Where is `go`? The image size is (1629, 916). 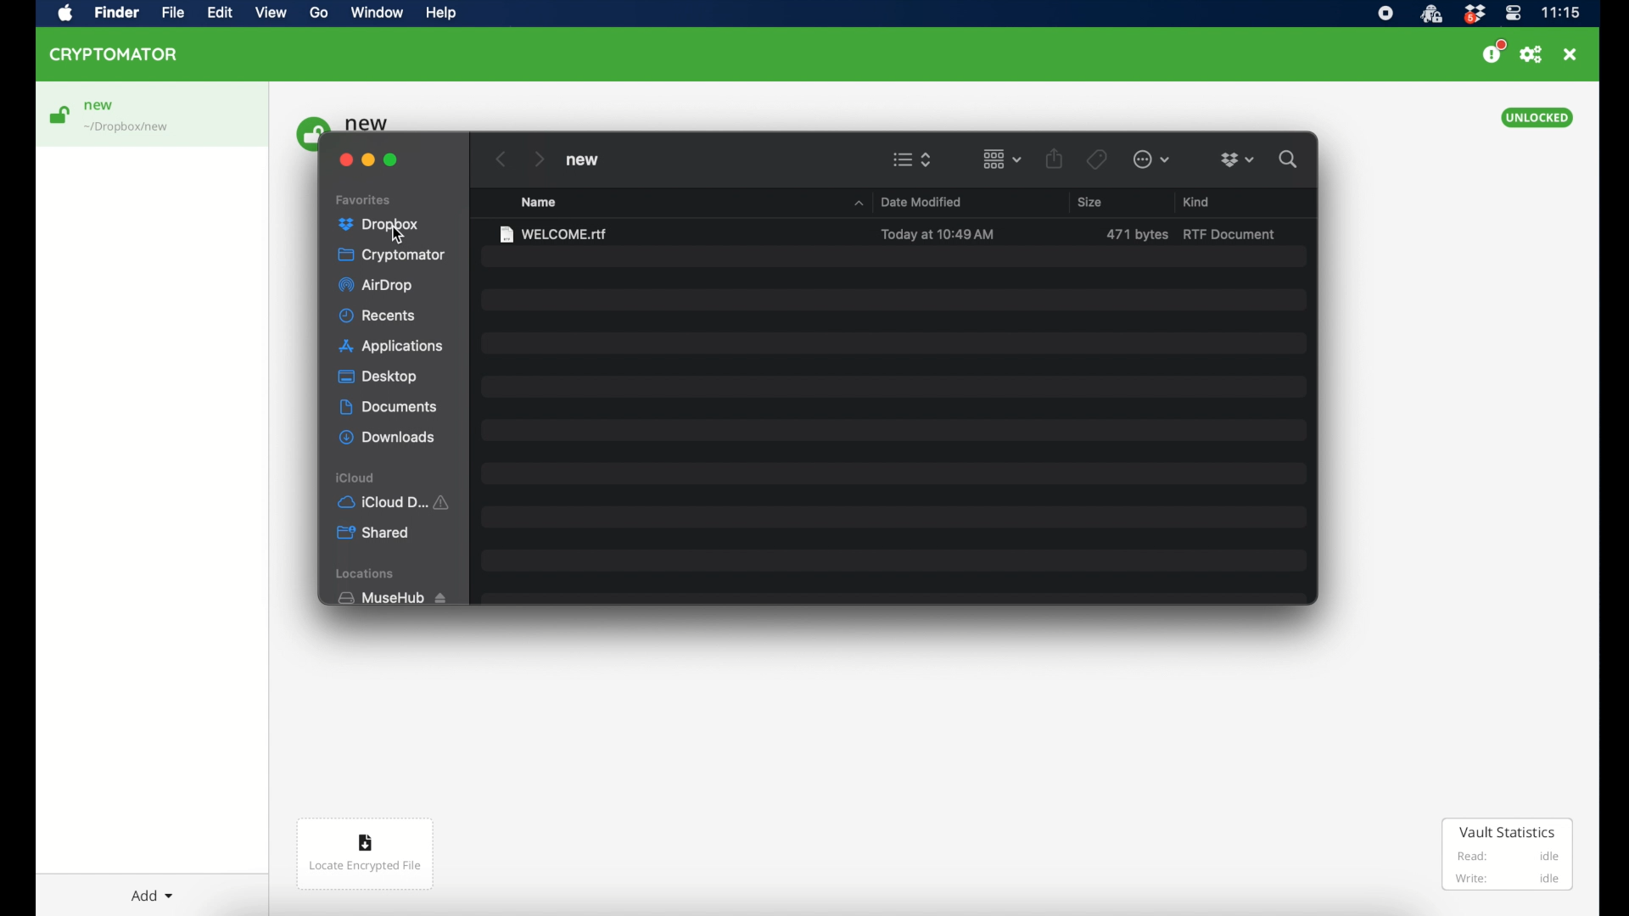
go is located at coordinates (320, 13).